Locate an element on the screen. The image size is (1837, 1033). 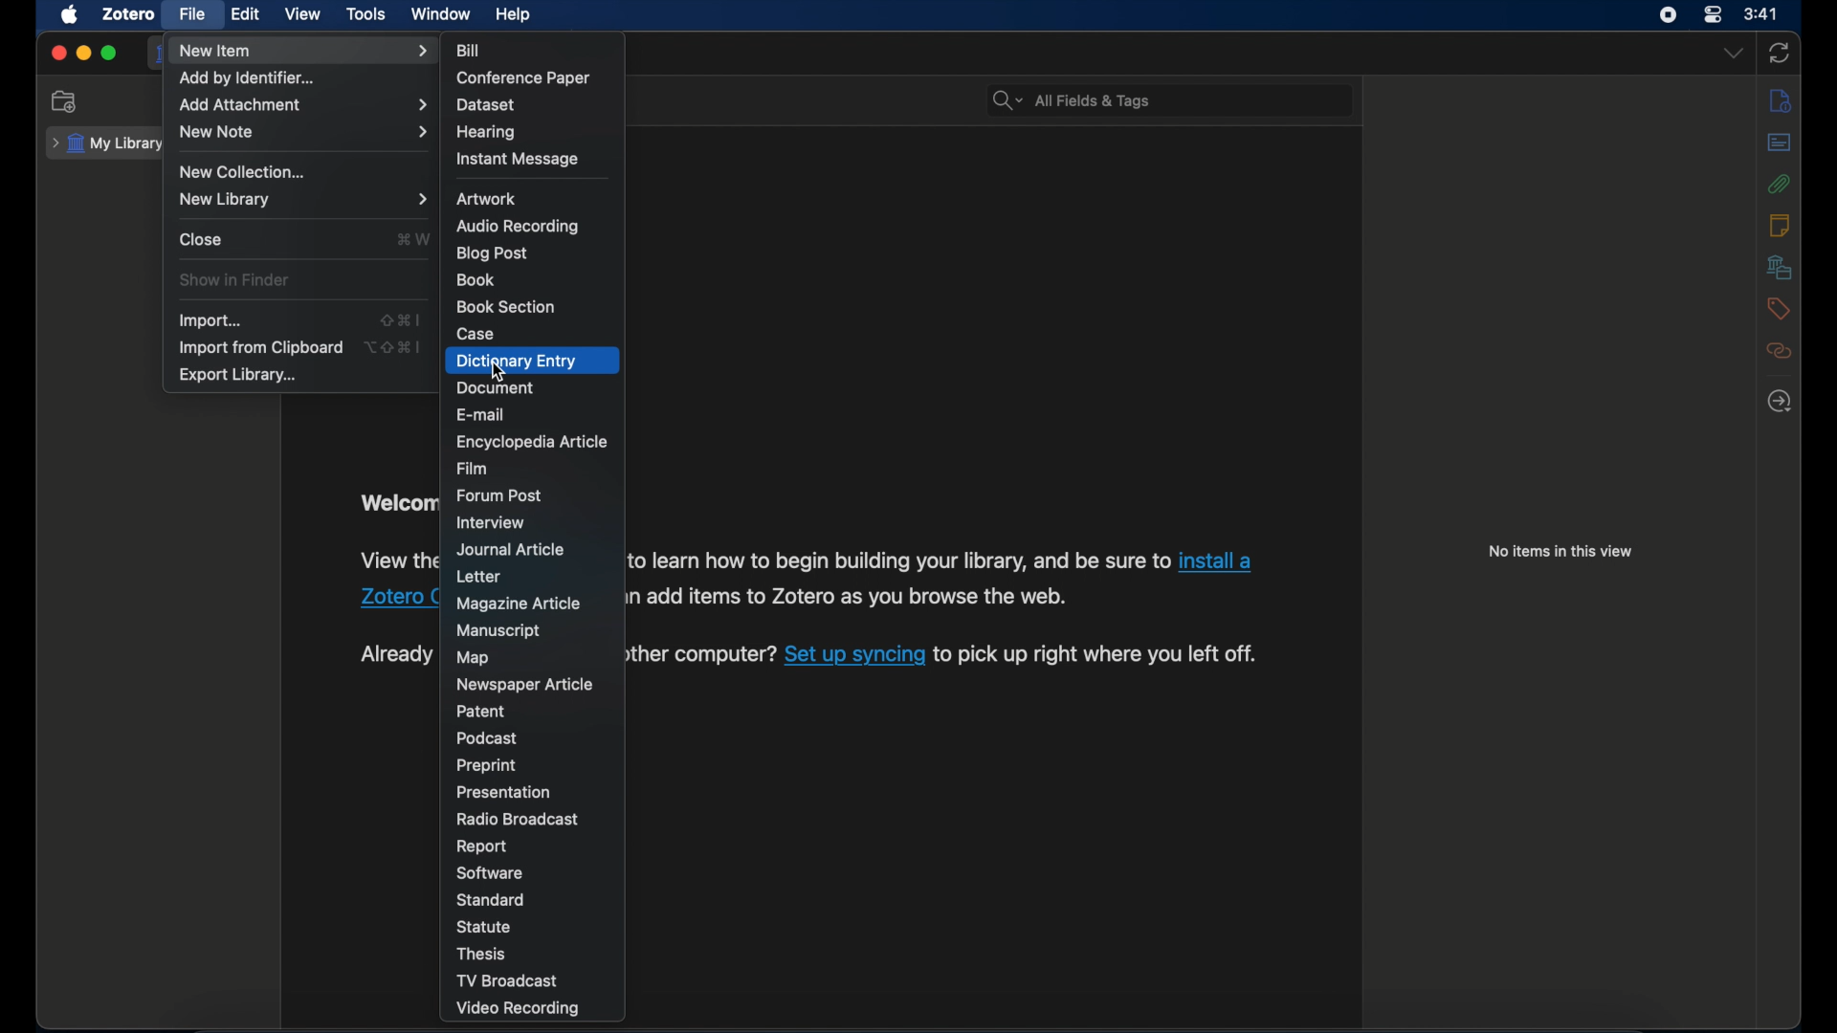
dropdown is located at coordinates (1733, 54).